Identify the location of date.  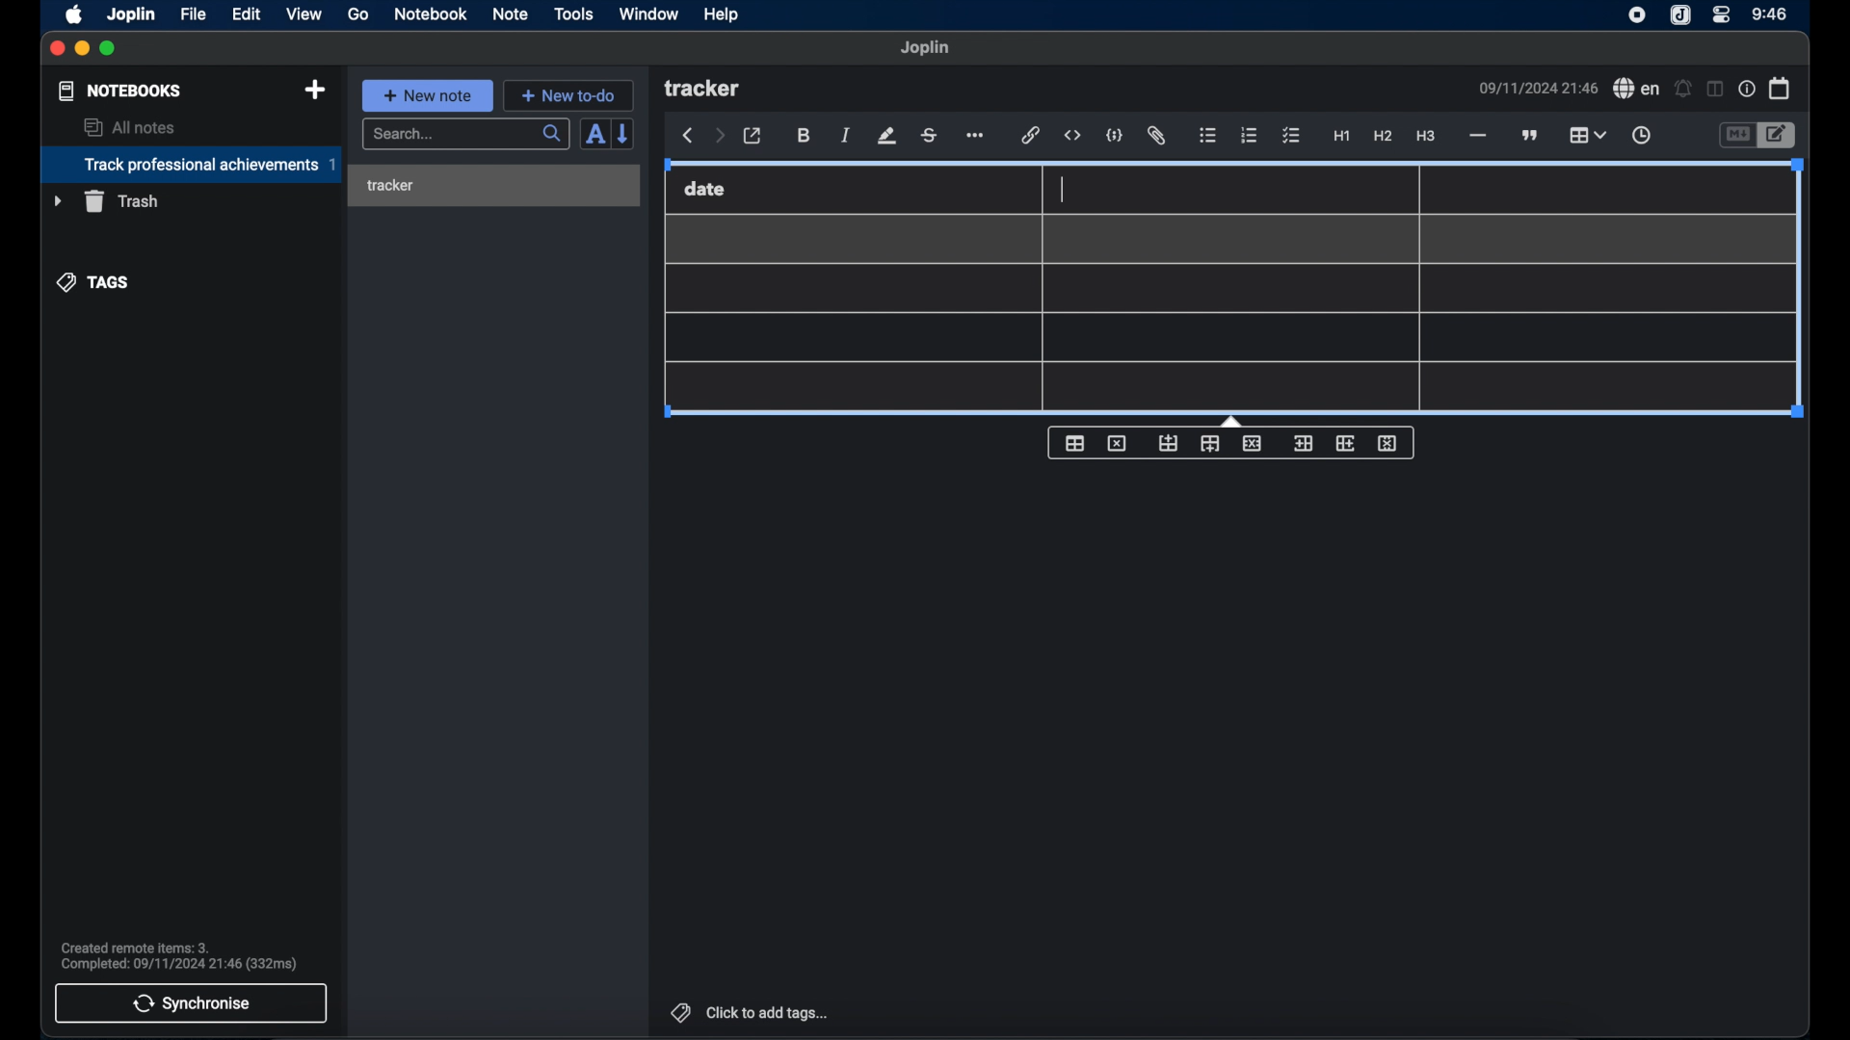
(705, 189).